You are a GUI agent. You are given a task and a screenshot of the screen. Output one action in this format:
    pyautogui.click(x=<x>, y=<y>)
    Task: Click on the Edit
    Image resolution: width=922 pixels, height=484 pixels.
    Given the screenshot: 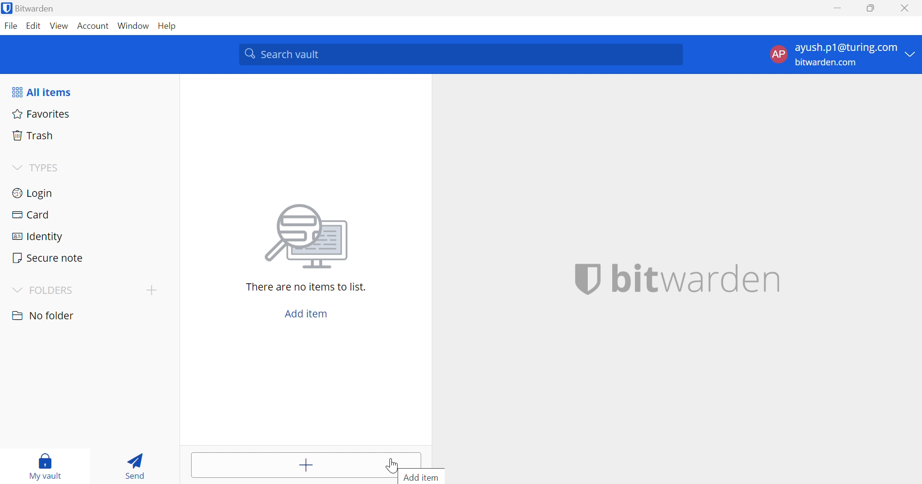 What is the action you would take?
    pyautogui.click(x=34, y=25)
    